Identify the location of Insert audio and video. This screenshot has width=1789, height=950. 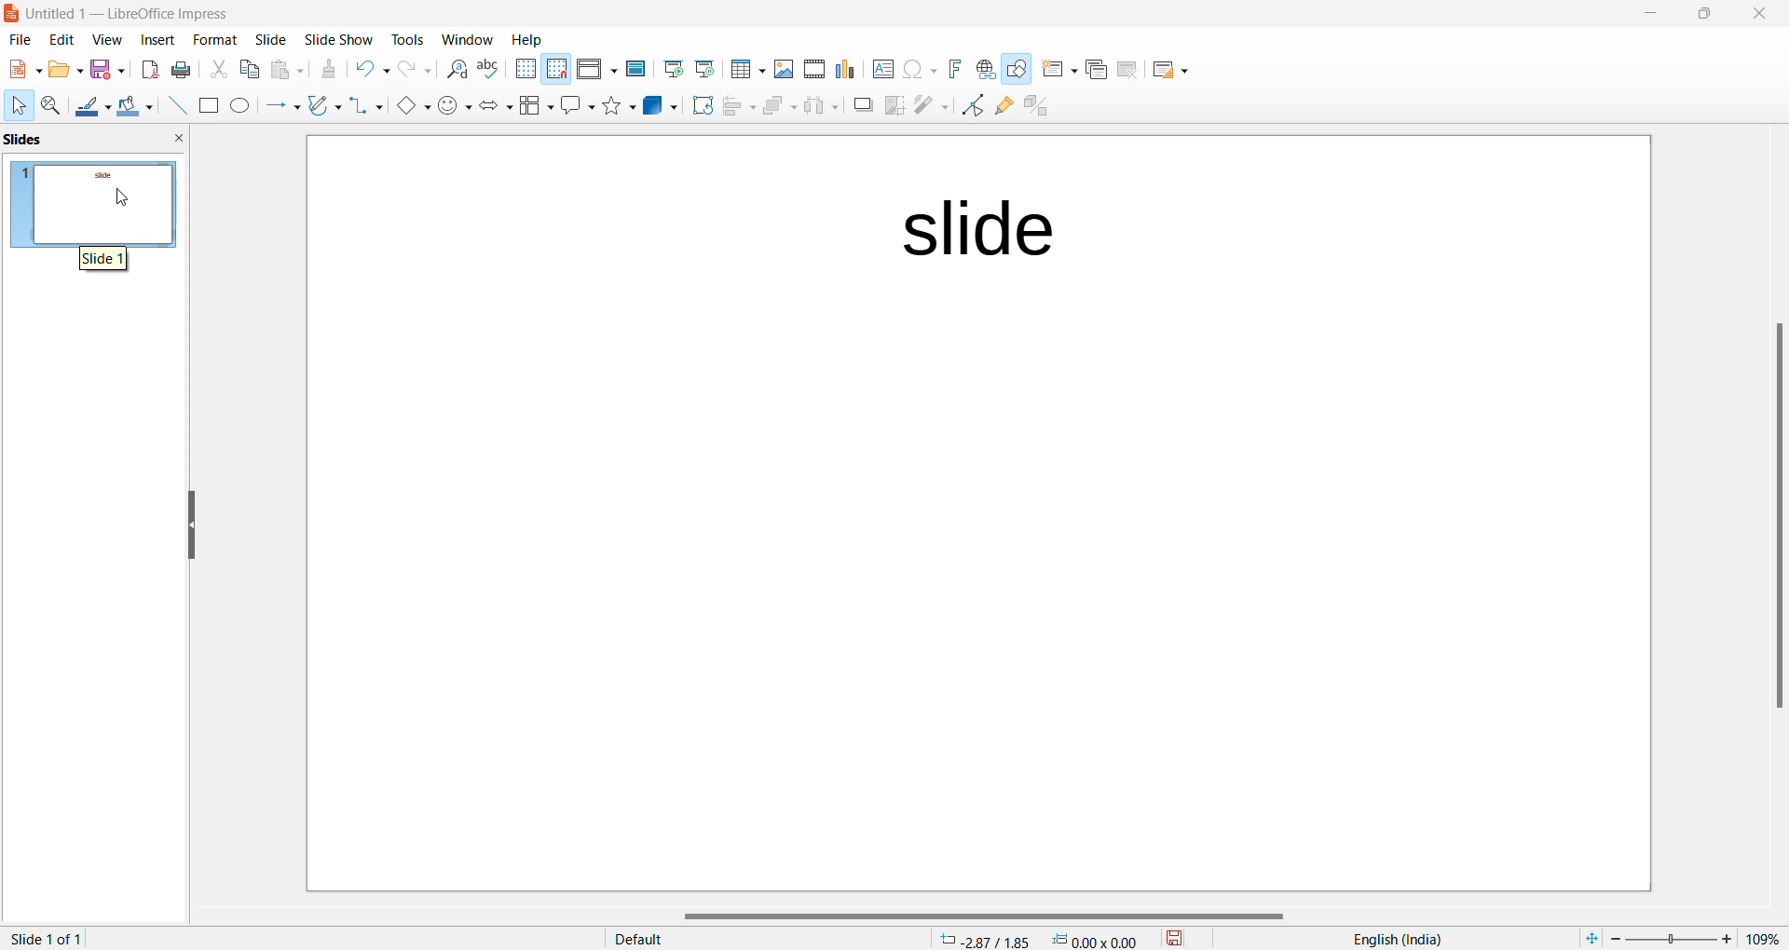
(812, 68).